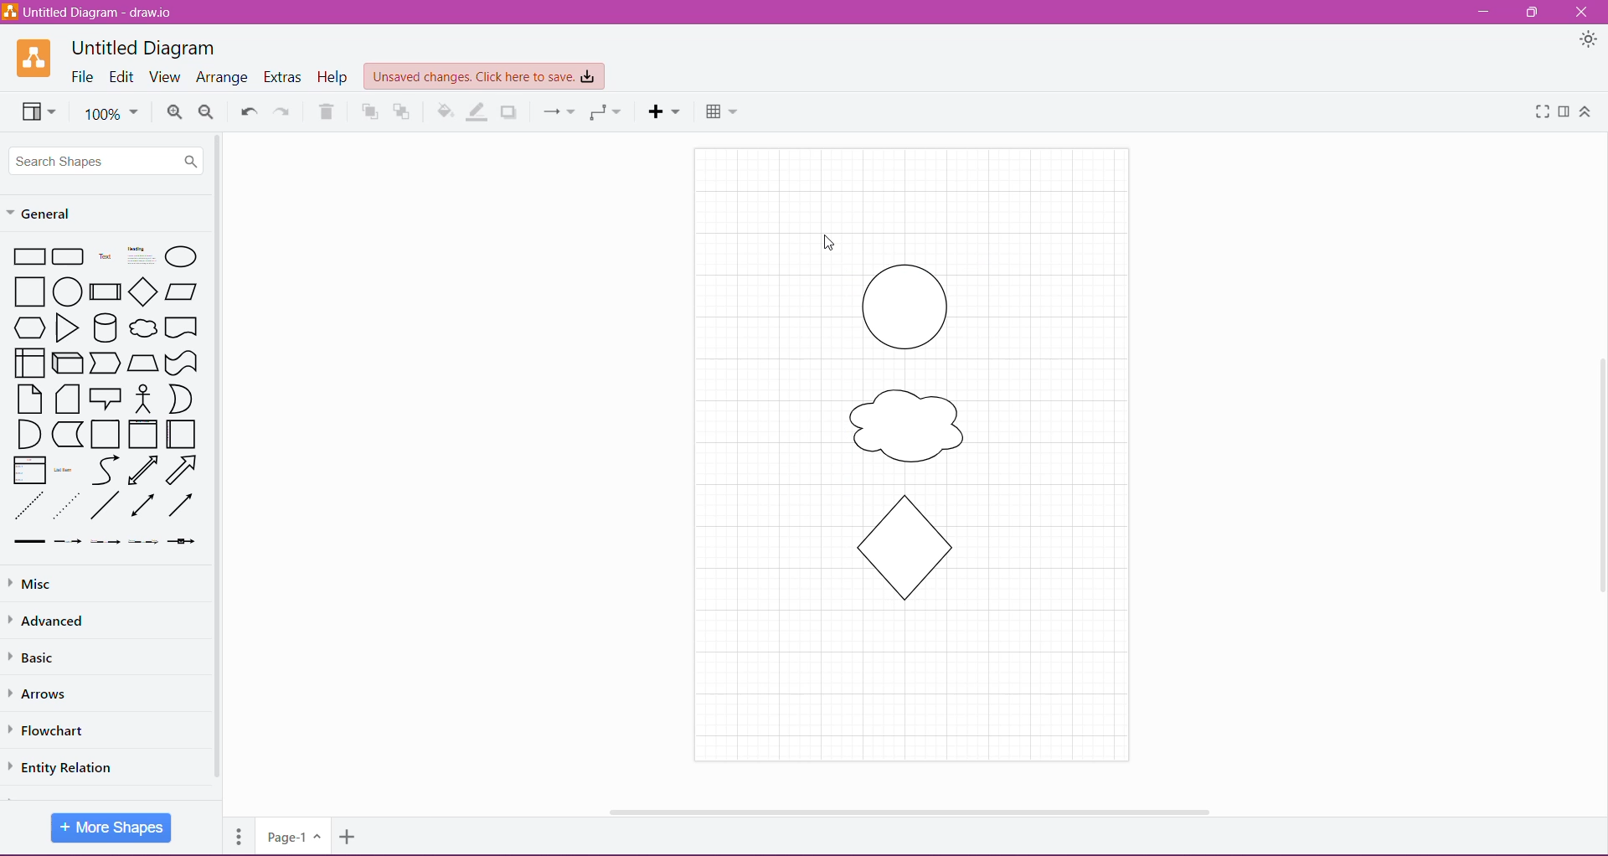 The width and height of the screenshot is (1608, 856). What do you see at coordinates (236, 834) in the screenshot?
I see `Pages` at bounding box center [236, 834].